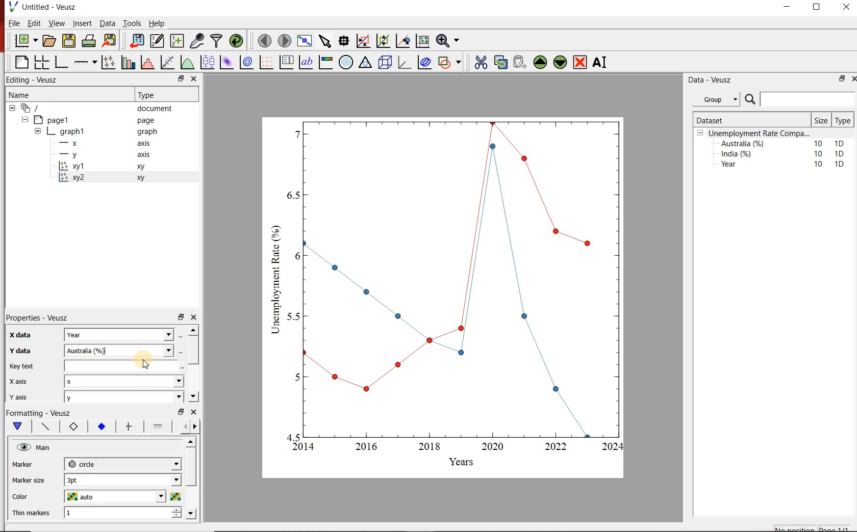 This screenshot has height=532, width=857. Describe the element at coordinates (760, 134) in the screenshot. I see `Unemployment Rate Compa...` at that location.